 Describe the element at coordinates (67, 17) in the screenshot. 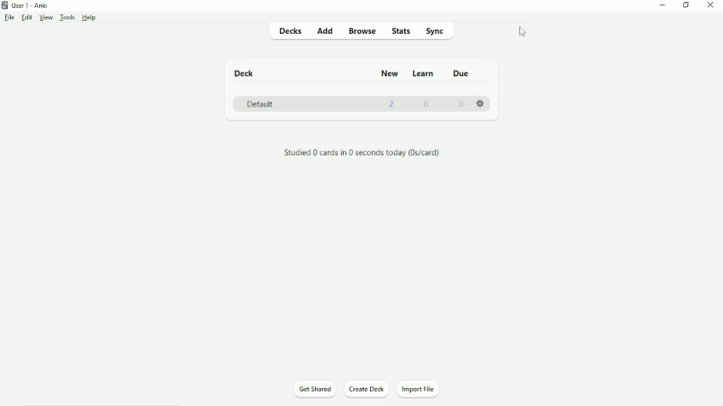

I see `Tools` at that location.